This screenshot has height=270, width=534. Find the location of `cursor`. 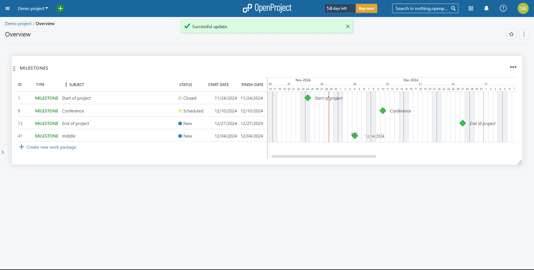

cursor is located at coordinates (354, 134).